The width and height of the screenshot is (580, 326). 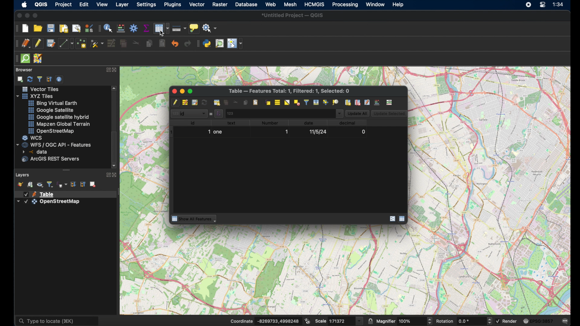 What do you see at coordinates (369, 320) in the screenshot?
I see `lock scale` at bounding box center [369, 320].